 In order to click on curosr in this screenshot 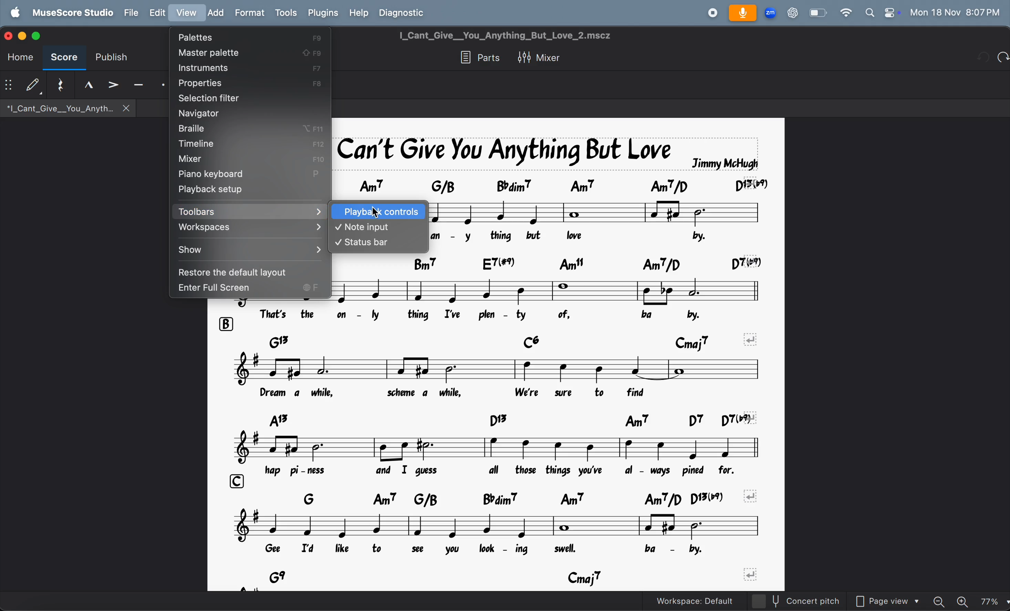, I will do `click(378, 213)`.